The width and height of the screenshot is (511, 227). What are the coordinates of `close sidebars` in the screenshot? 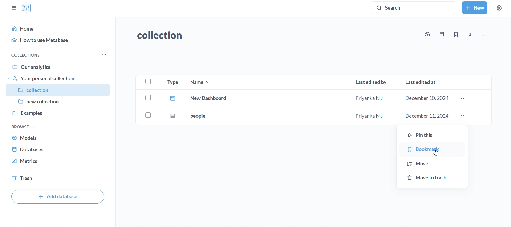 It's located at (14, 7).